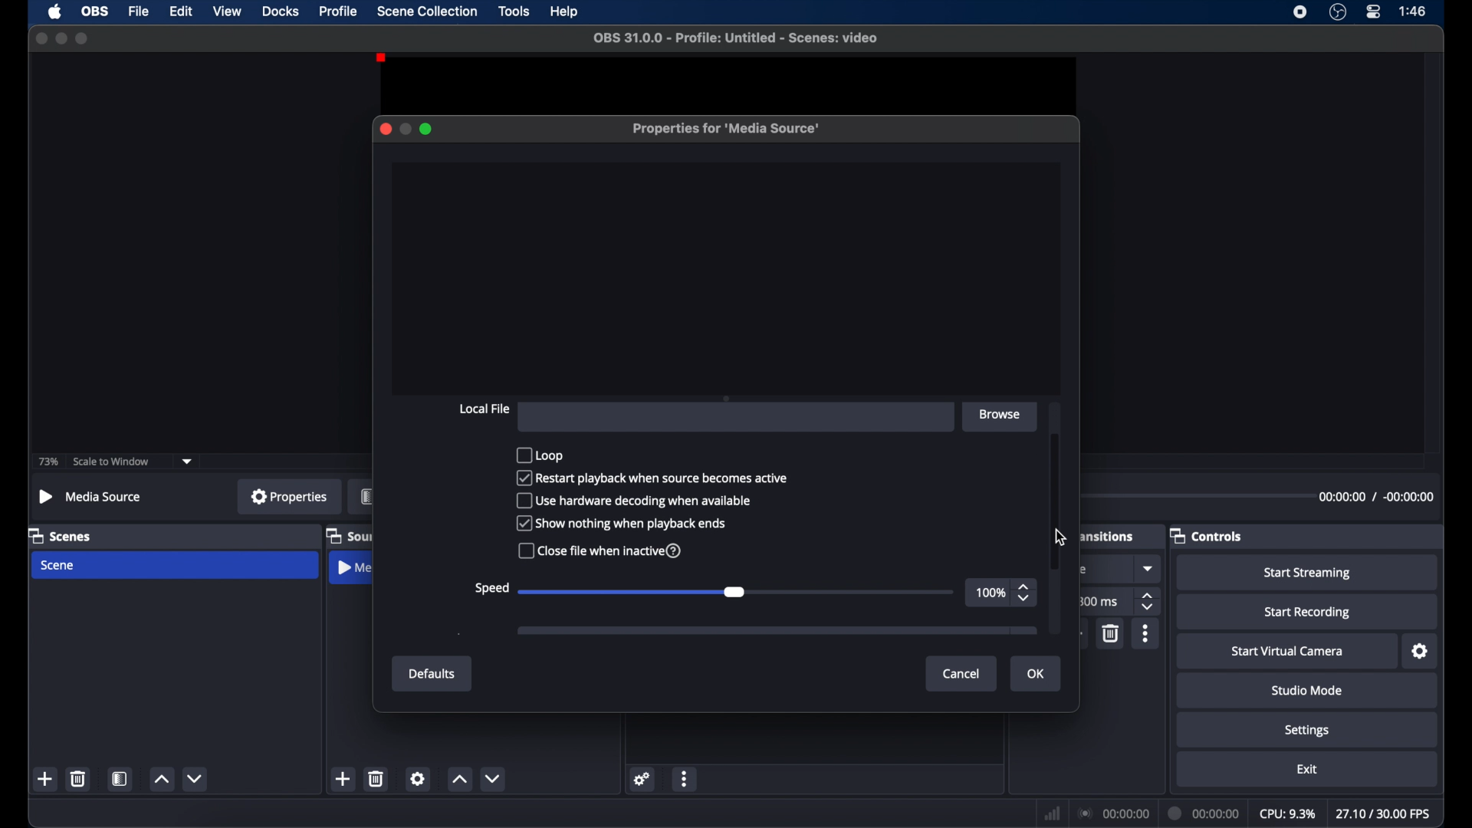 This screenshot has width=1472, height=828. Describe the element at coordinates (1205, 537) in the screenshot. I see `controls` at that location.